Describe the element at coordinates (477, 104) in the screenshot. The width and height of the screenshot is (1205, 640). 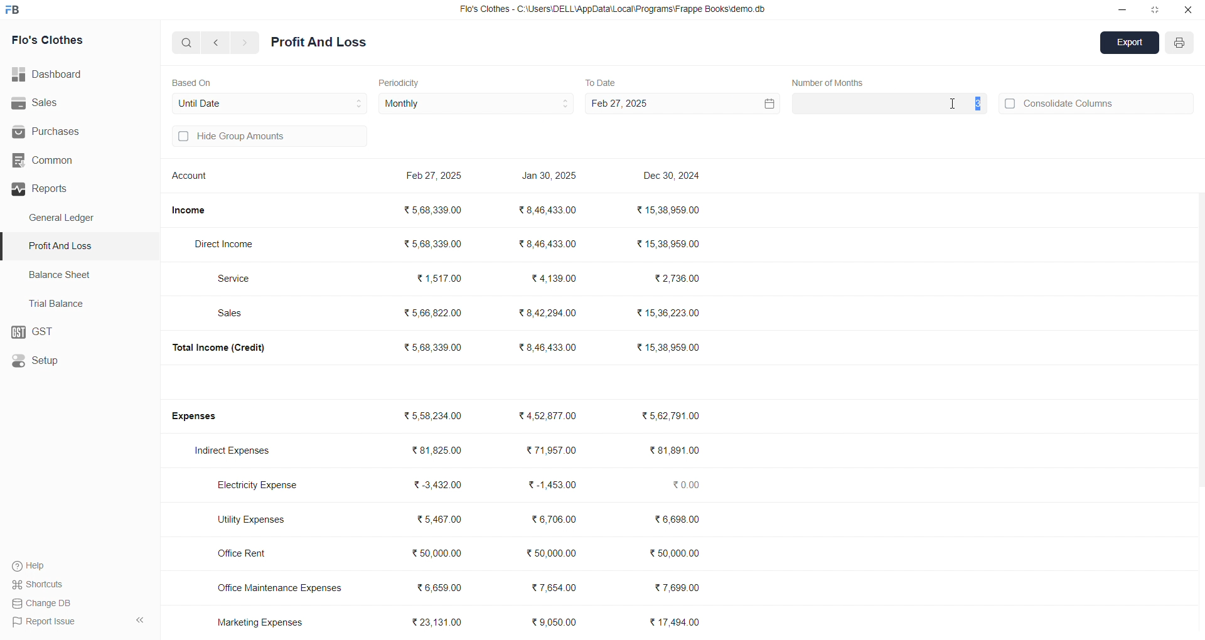
I see `Monthly` at that location.